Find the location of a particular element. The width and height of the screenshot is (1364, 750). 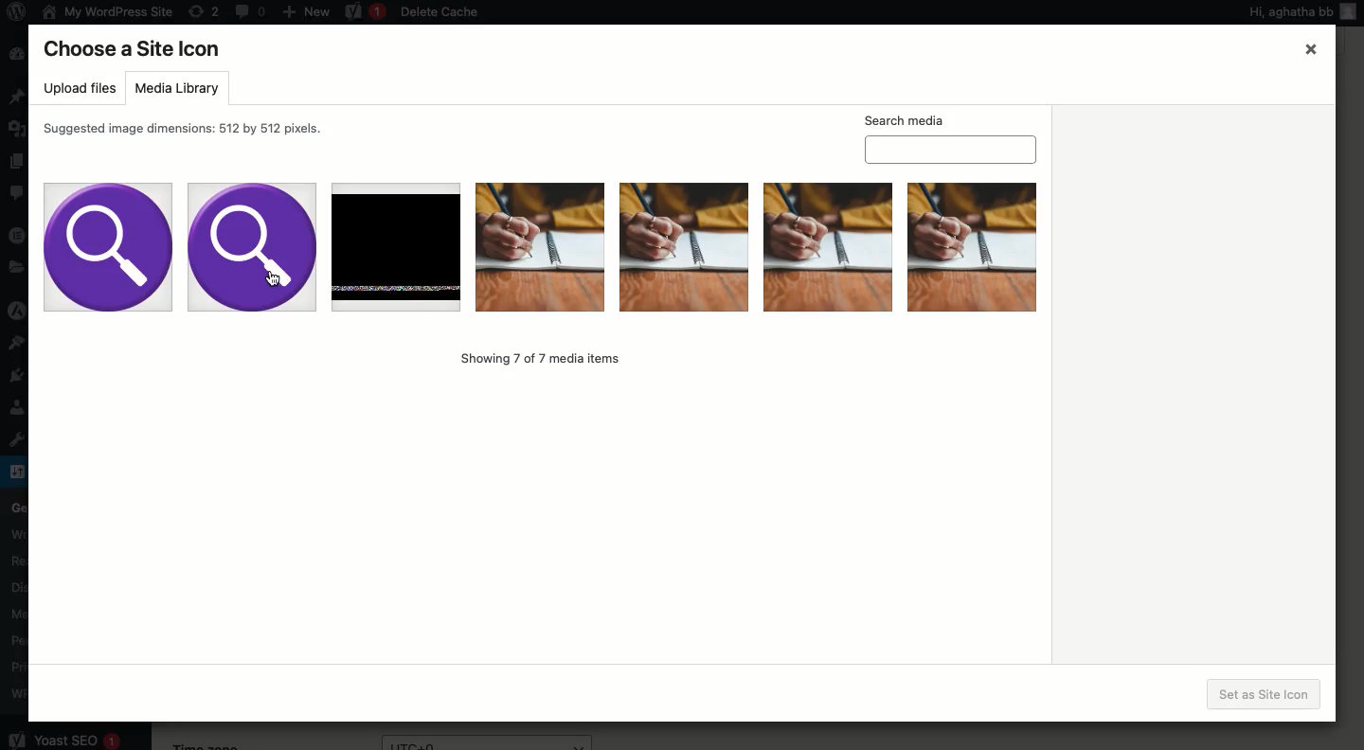

 Yoast SEO 1 is located at coordinates (63, 736).